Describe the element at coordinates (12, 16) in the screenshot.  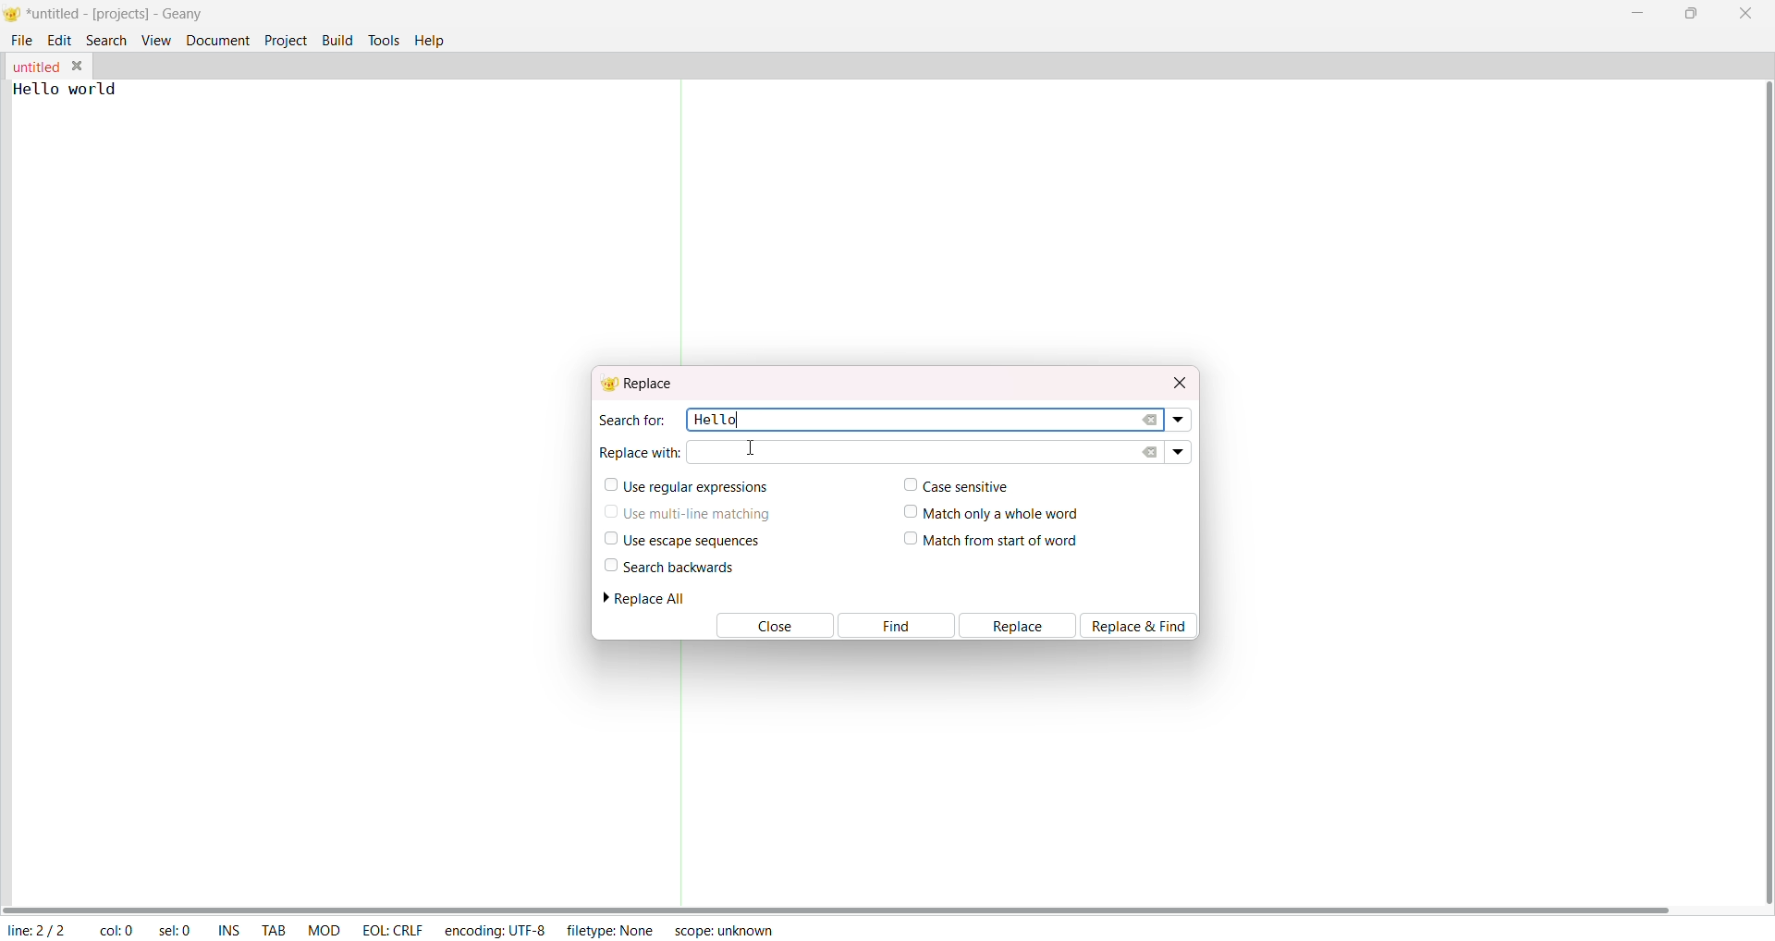
I see `logo` at that location.